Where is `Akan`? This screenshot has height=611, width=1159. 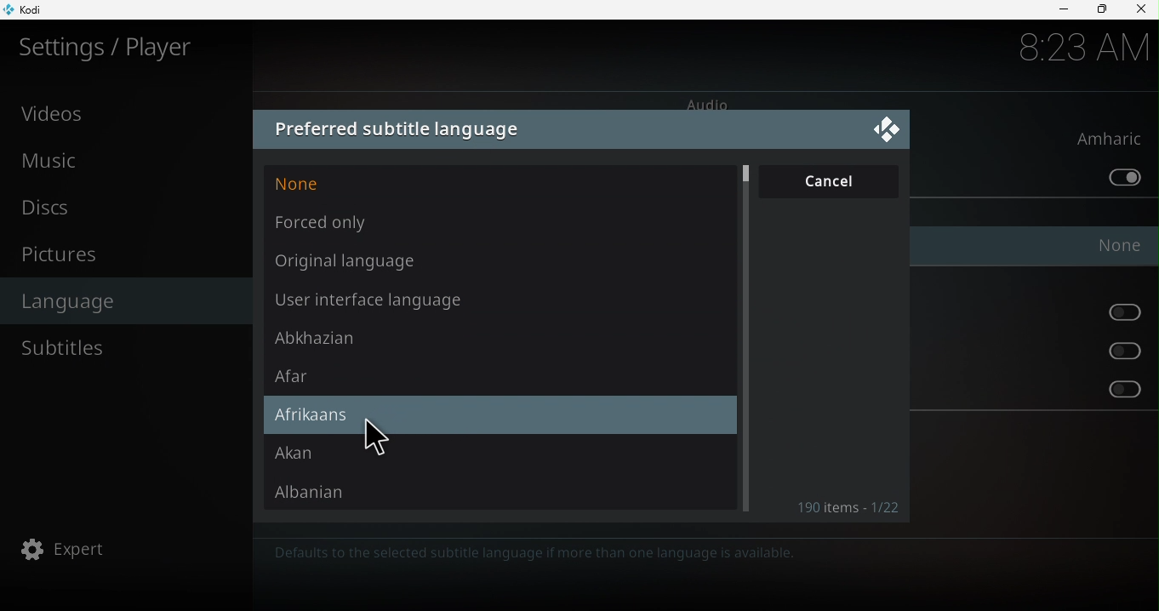 Akan is located at coordinates (500, 453).